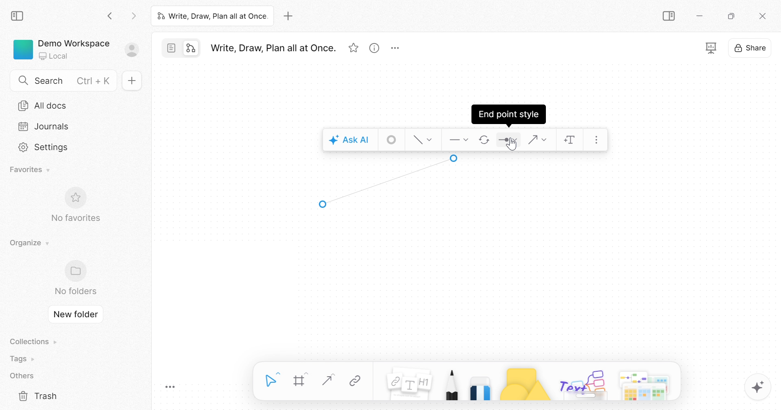 This screenshot has width=781, height=410. What do you see at coordinates (388, 181) in the screenshot?
I see `Arrow` at bounding box center [388, 181].